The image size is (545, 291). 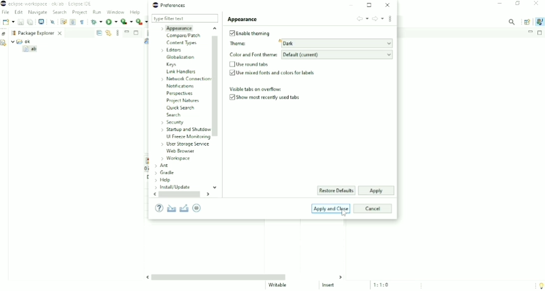 What do you see at coordinates (384, 285) in the screenshot?
I see `1:1:0` at bounding box center [384, 285].